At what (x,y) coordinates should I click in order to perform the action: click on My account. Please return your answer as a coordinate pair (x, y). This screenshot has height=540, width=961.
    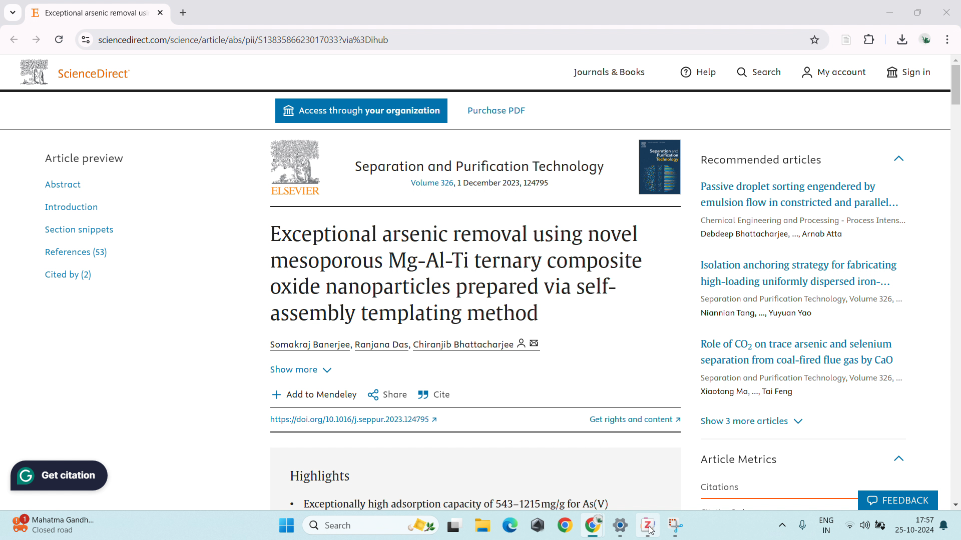
    Looking at the image, I should click on (834, 72).